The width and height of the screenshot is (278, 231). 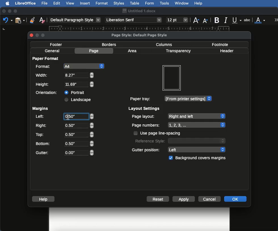 What do you see at coordinates (79, 100) in the screenshot?
I see `Landscape` at bounding box center [79, 100].